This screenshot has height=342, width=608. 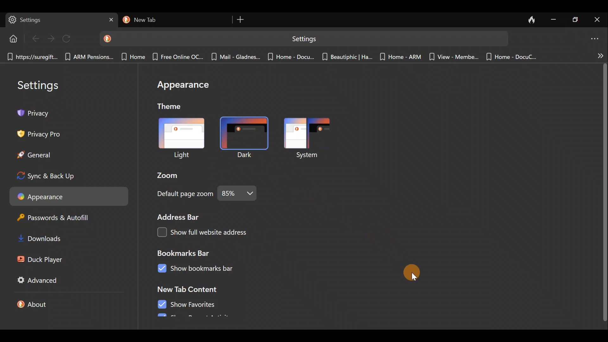 What do you see at coordinates (320, 39) in the screenshot?
I see `Search bar` at bounding box center [320, 39].